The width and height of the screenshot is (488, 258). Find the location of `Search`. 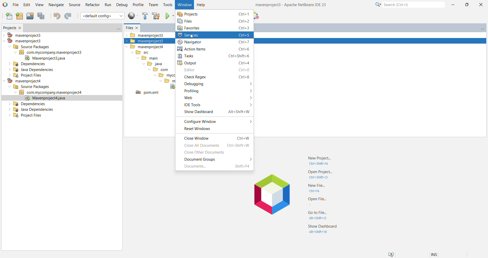

Search is located at coordinates (413, 5).